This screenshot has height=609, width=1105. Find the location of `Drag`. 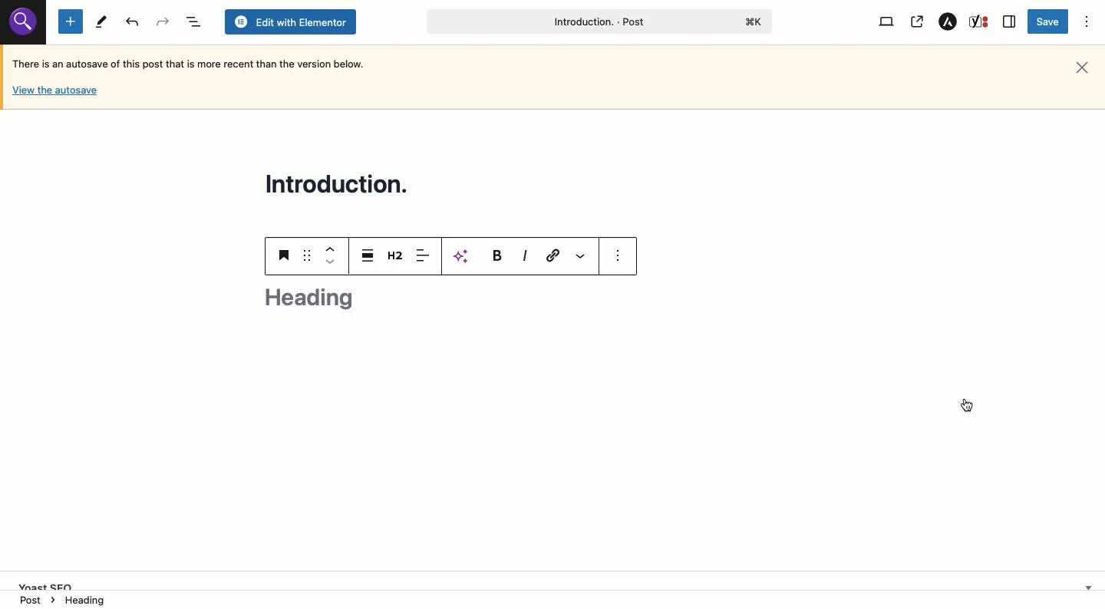

Drag is located at coordinates (308, 255).